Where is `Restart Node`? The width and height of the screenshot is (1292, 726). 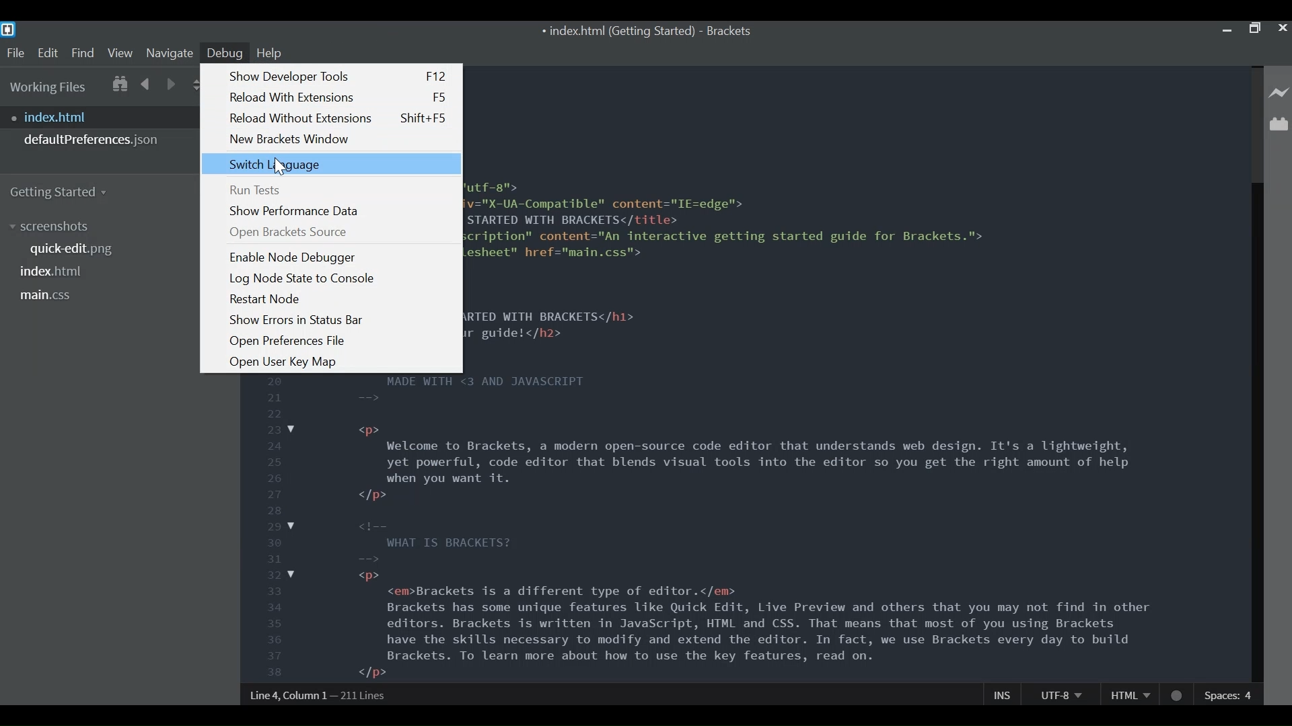
Restart Node is located at coordinates (267, 298).